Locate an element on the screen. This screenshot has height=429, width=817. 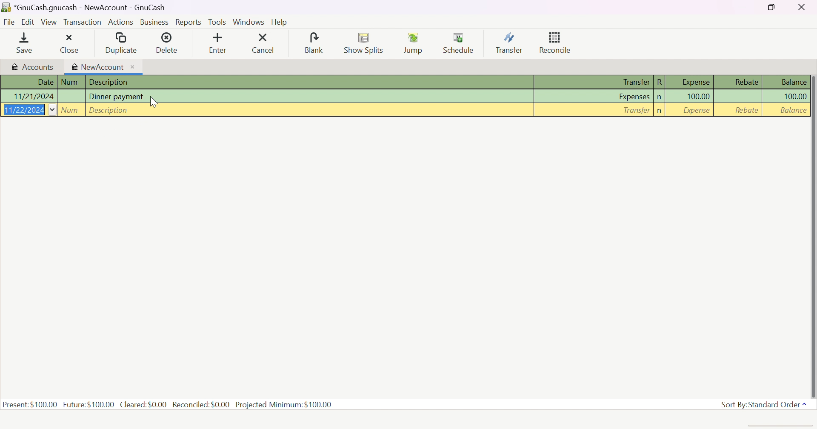
Enter is located at coordinates (218, 44).